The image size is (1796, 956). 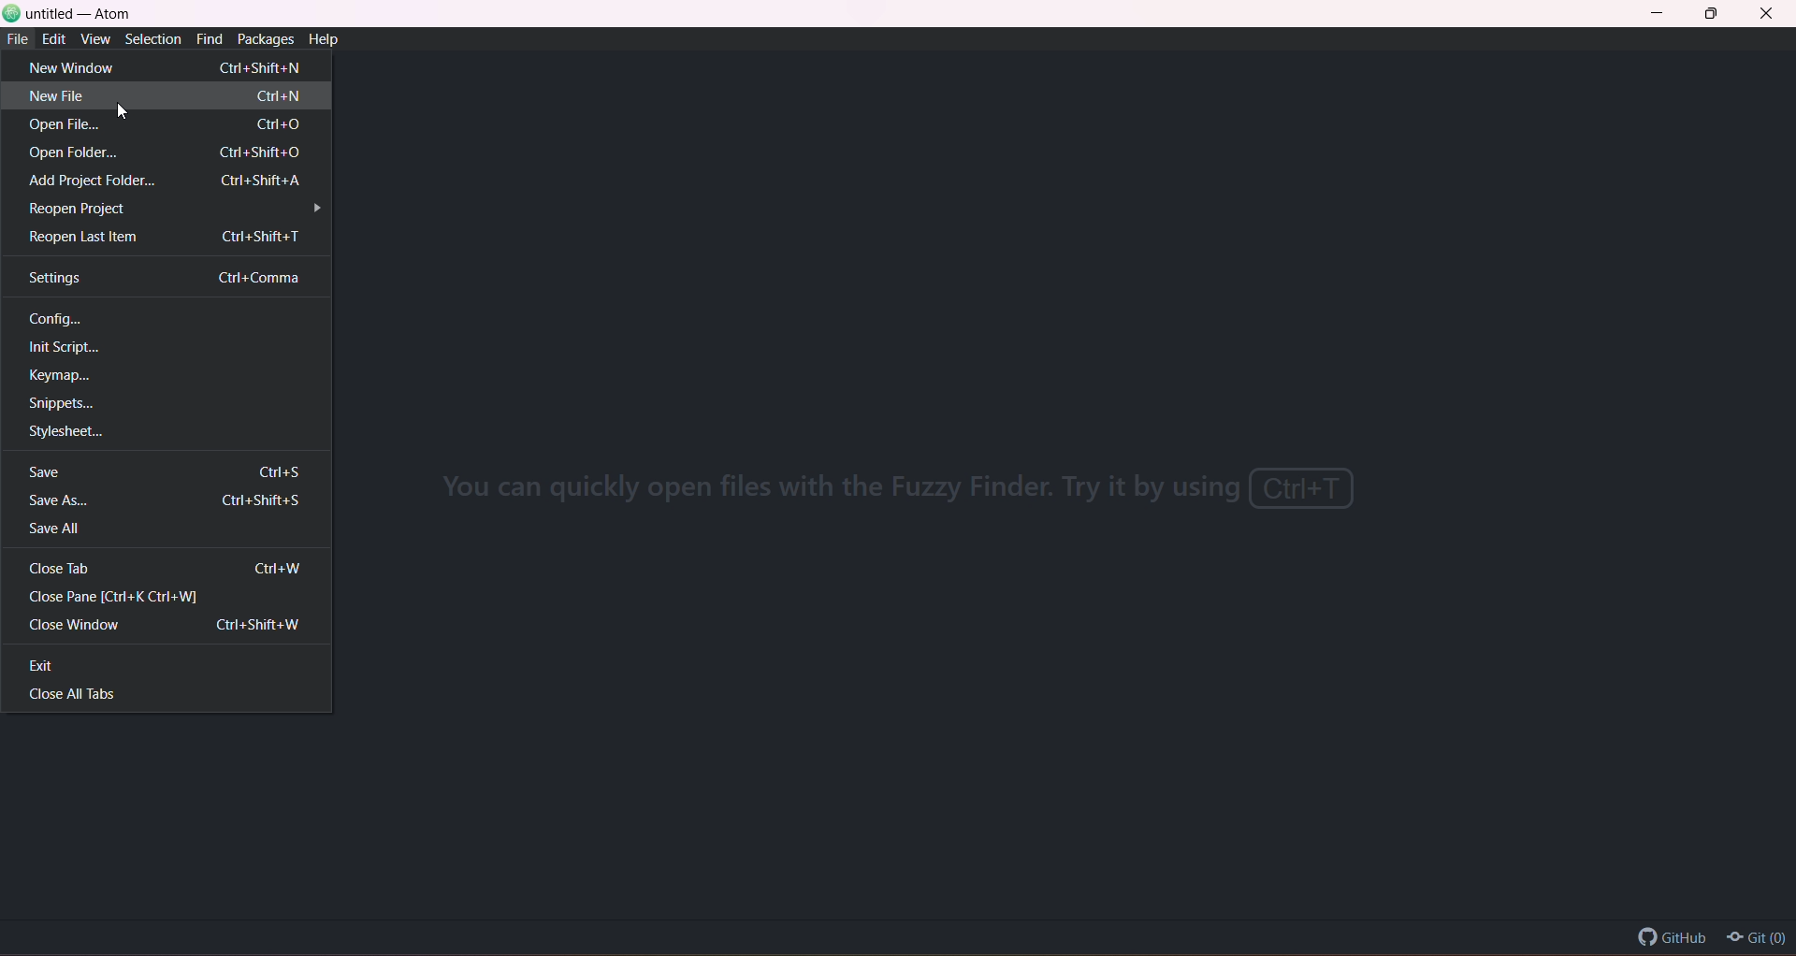 What do you see at coordinates (168, 567) in the screenshot?
I see `Close Tab Ctrl+W` at bounding box center [168, 567].